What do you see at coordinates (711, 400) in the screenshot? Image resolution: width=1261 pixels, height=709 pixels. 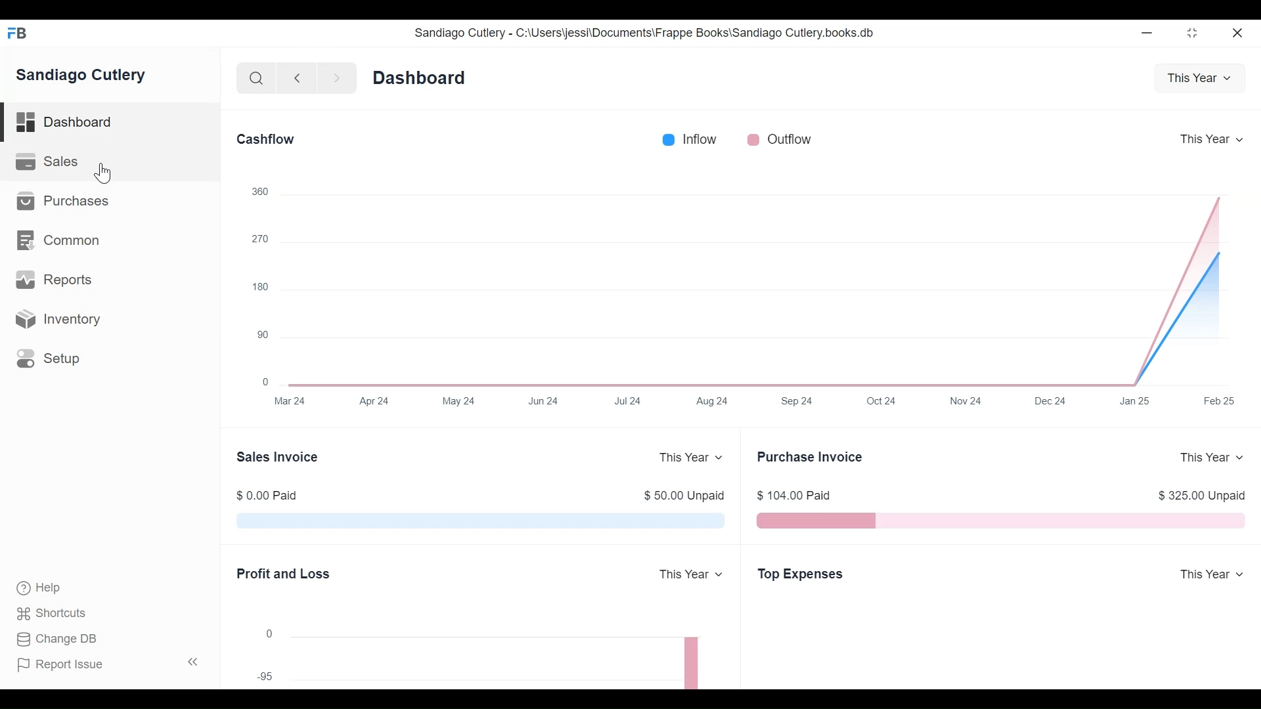 I see `Aug 24` at bounding box center [711, 400].